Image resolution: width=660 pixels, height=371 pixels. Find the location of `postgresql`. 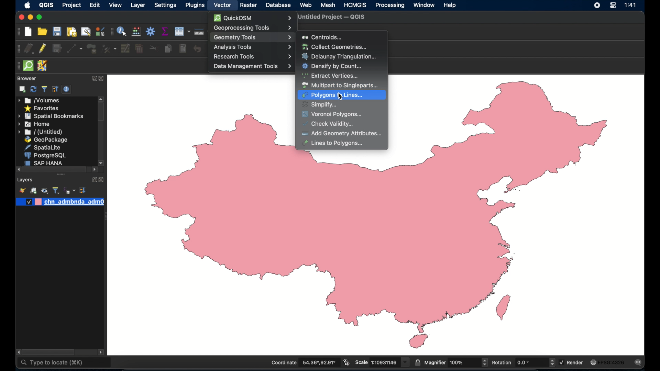

postgresql is located at coordinates (44, 155).